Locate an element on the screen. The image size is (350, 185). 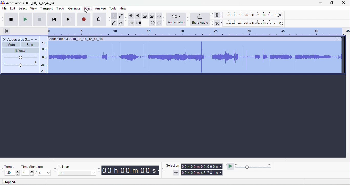
audacity edit toolbar is located at coordinates (127, 19).